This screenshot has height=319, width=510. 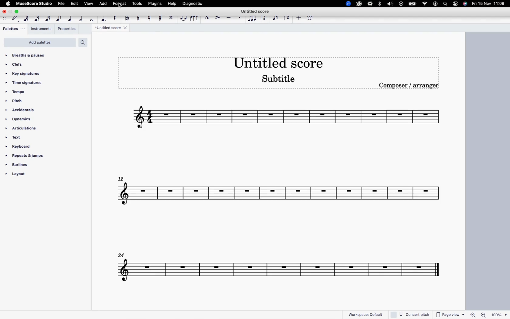 What do you see at coordinates (112, 28) in the screenshot?
I see `score title` at bounding box center [112, 28].